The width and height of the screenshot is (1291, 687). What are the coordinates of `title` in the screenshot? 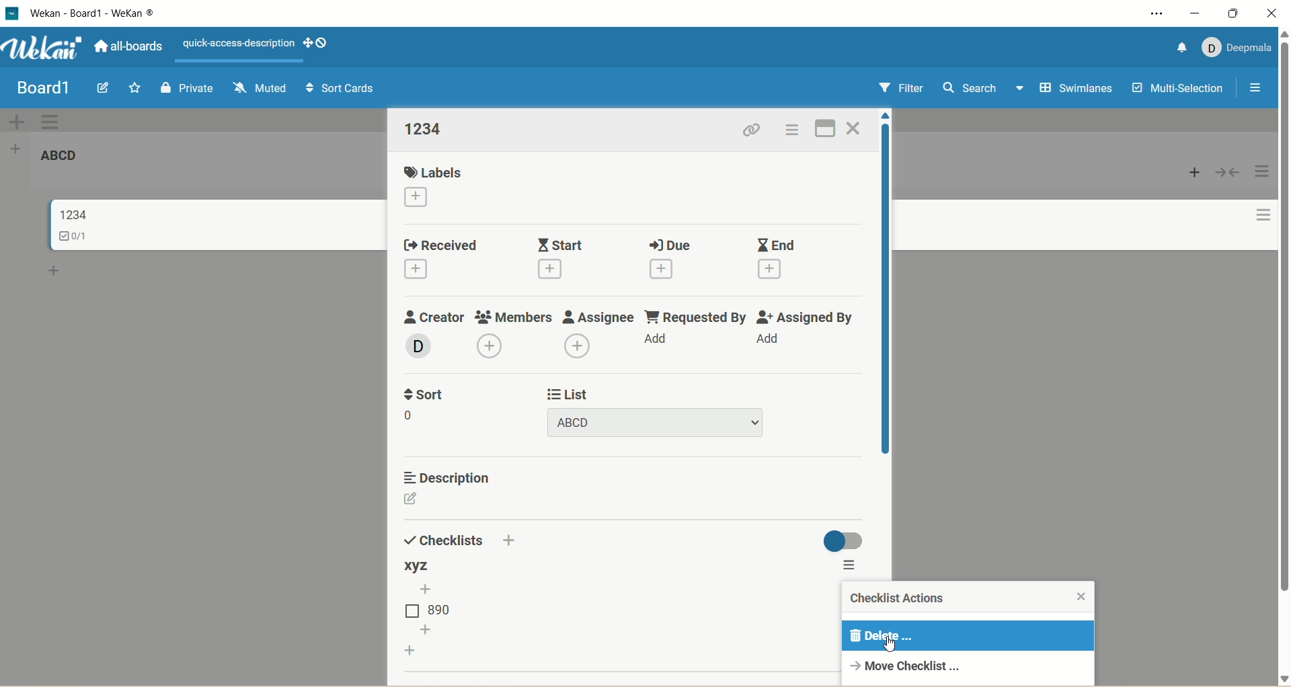 It's located at (106, 13).